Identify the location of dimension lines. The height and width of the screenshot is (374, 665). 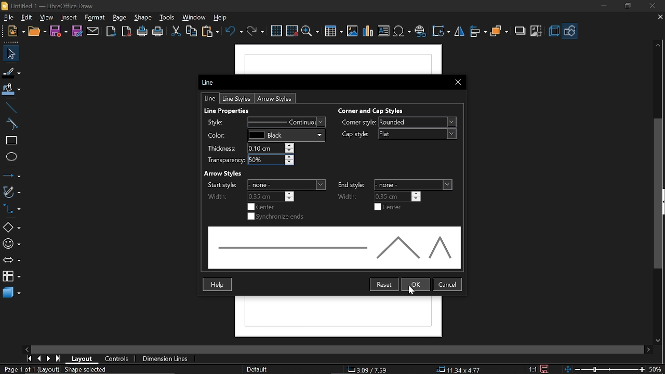
(166, 359).